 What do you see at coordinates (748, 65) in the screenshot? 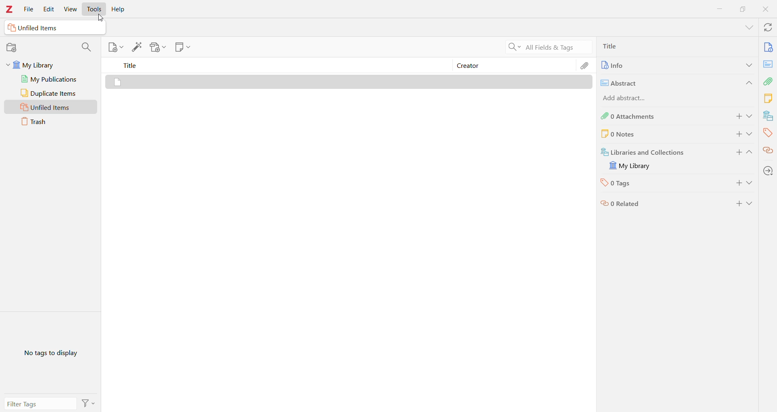
I see `Expand Section` at bounding box center [748, 65].